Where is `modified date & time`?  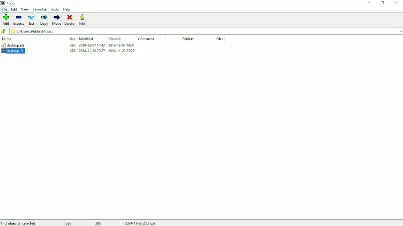
modified date & time is located at coordinates (92, 45).